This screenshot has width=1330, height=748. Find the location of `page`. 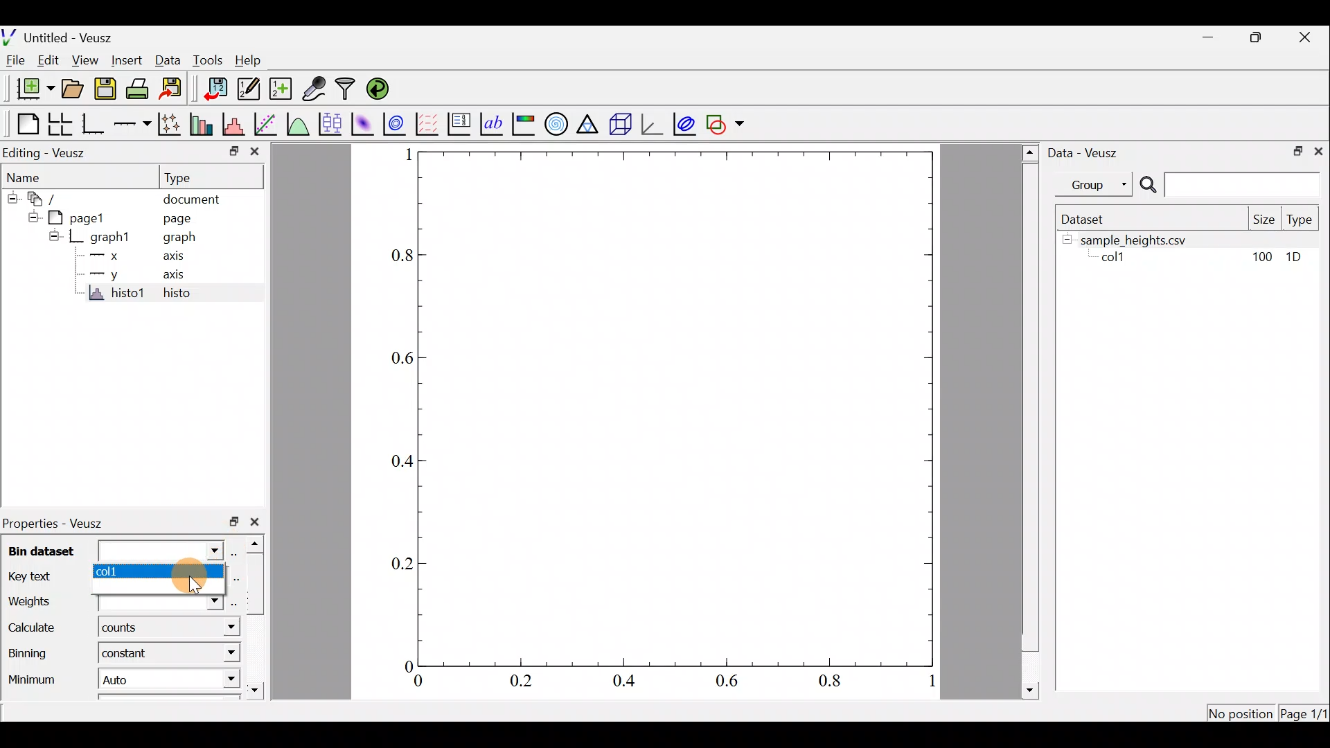

page is located at coordinates (179, 220).